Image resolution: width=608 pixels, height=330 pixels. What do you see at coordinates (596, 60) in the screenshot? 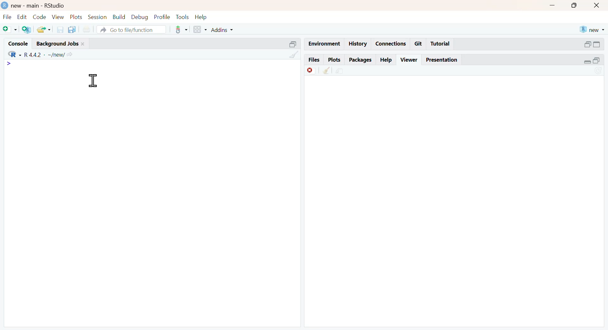
I see `open in separate window` at bounding box center [596, 60].